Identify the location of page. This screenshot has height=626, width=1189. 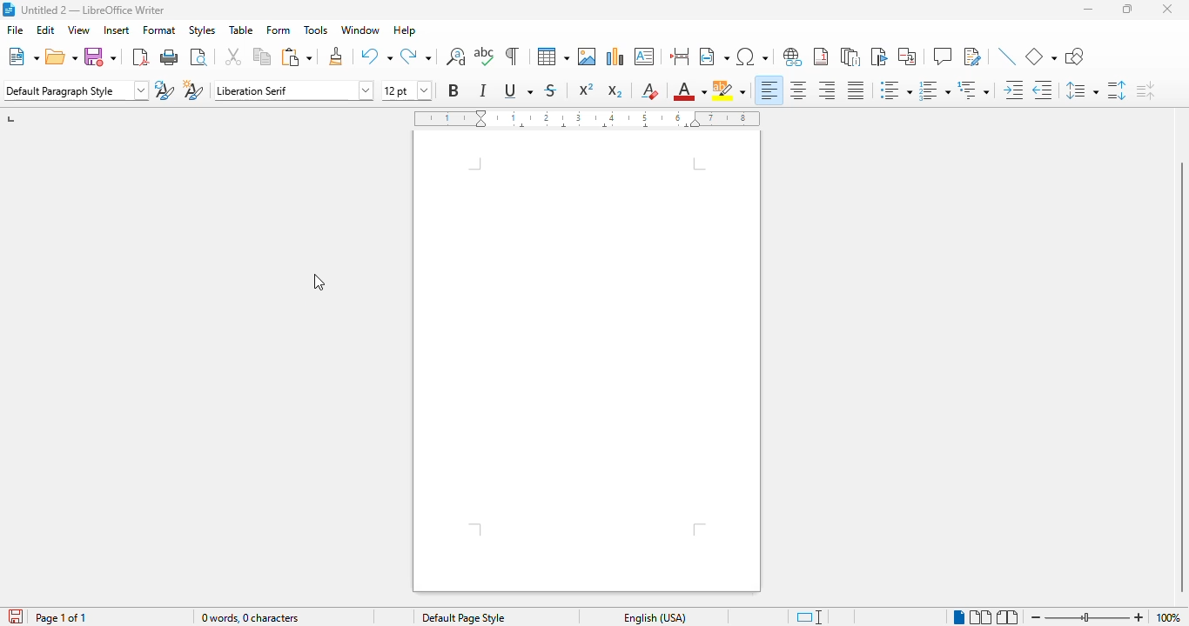
(587, 361).